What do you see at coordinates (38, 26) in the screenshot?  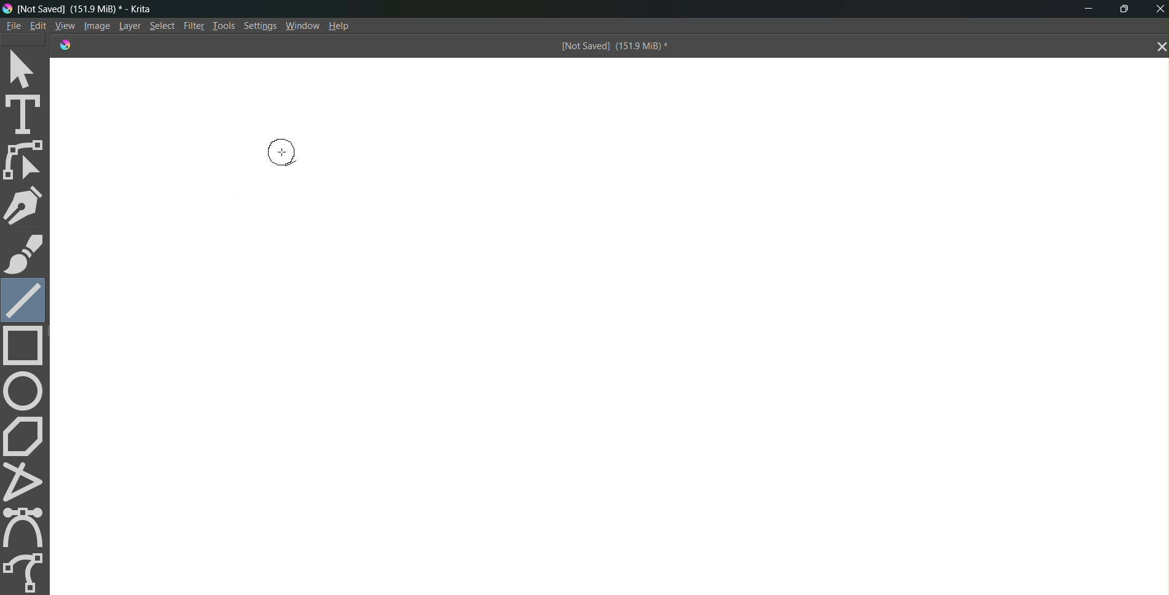 I see `Edit` at bounding box center [38, 26].